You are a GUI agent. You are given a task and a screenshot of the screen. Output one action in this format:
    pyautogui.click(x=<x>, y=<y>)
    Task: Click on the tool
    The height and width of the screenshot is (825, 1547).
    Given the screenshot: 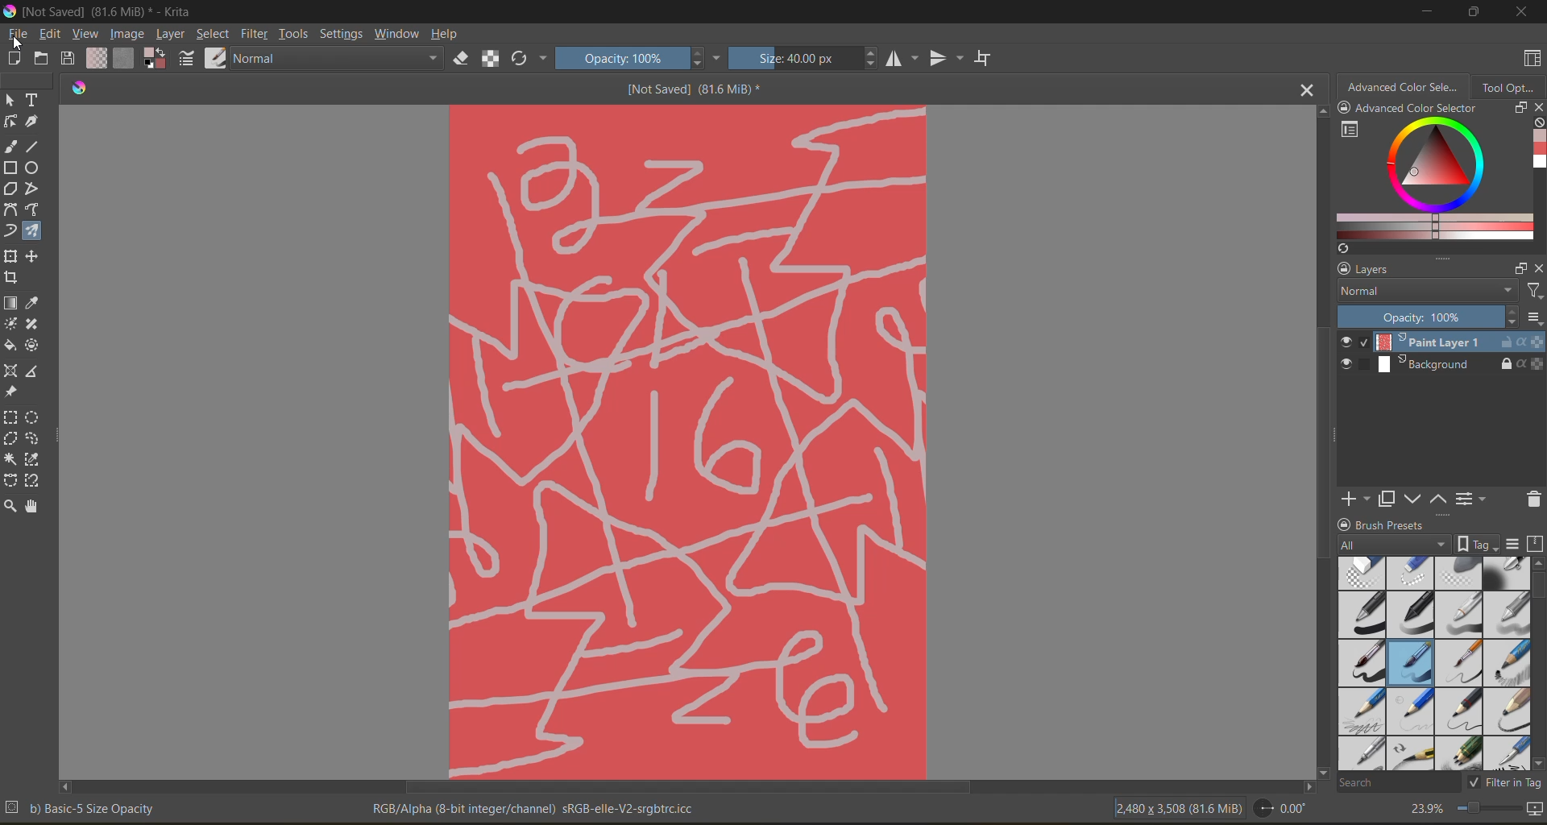 What is the action you would take?
    pyautogui.click(x=10, y=304)
    